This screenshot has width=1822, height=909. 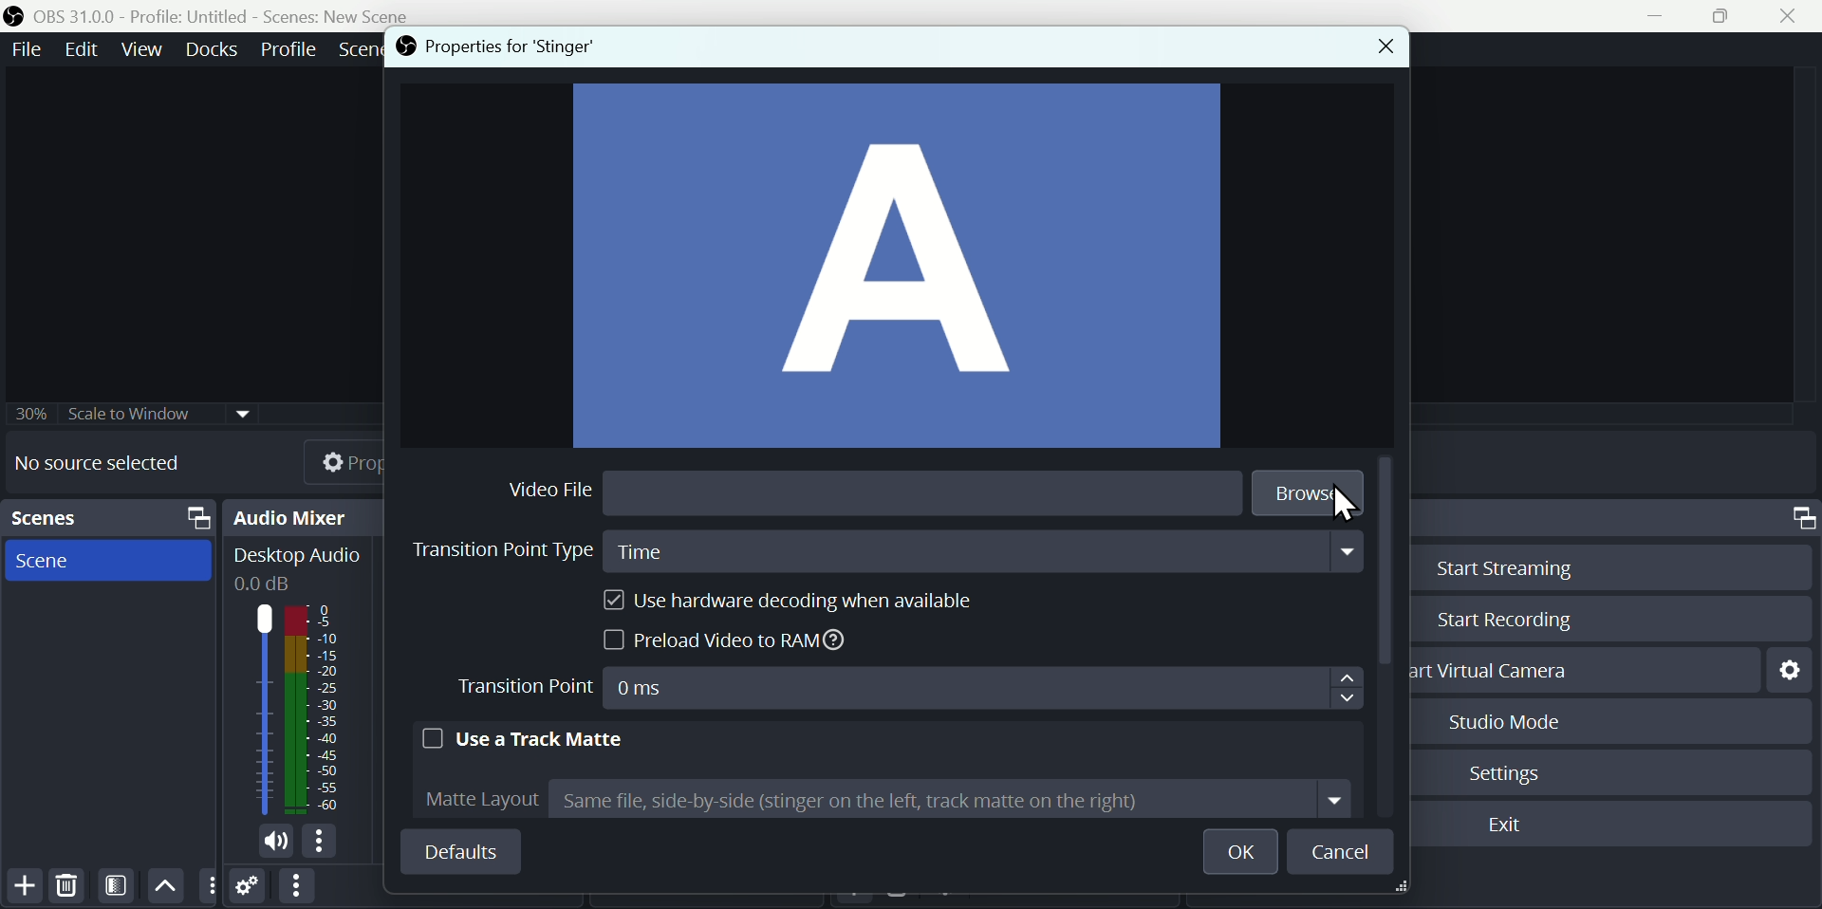 I want to click on Browse, so click(x=1311, y=492).